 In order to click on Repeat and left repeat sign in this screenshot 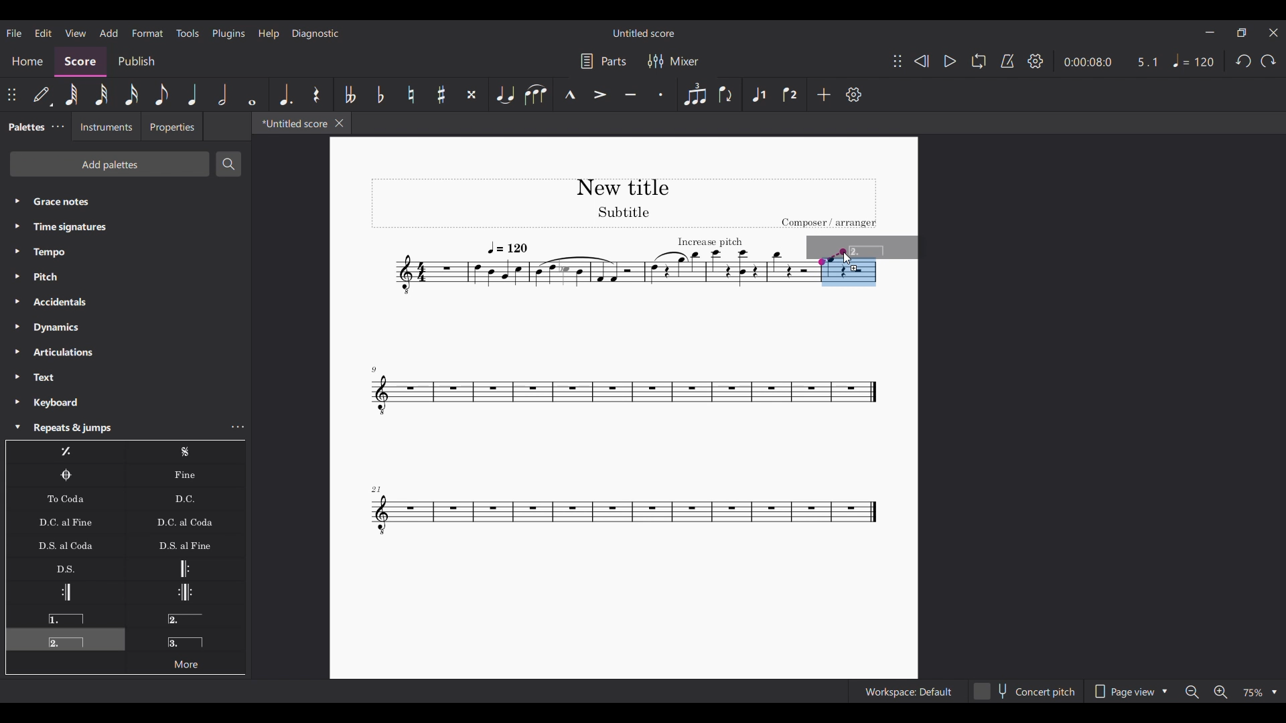, I will do `click(185, 592)`.